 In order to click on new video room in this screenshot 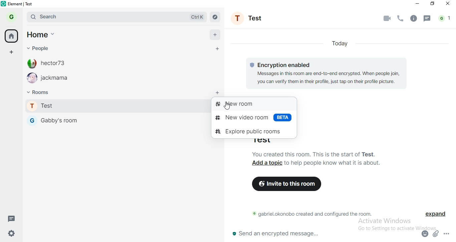, I will do `click(255, 117)`.